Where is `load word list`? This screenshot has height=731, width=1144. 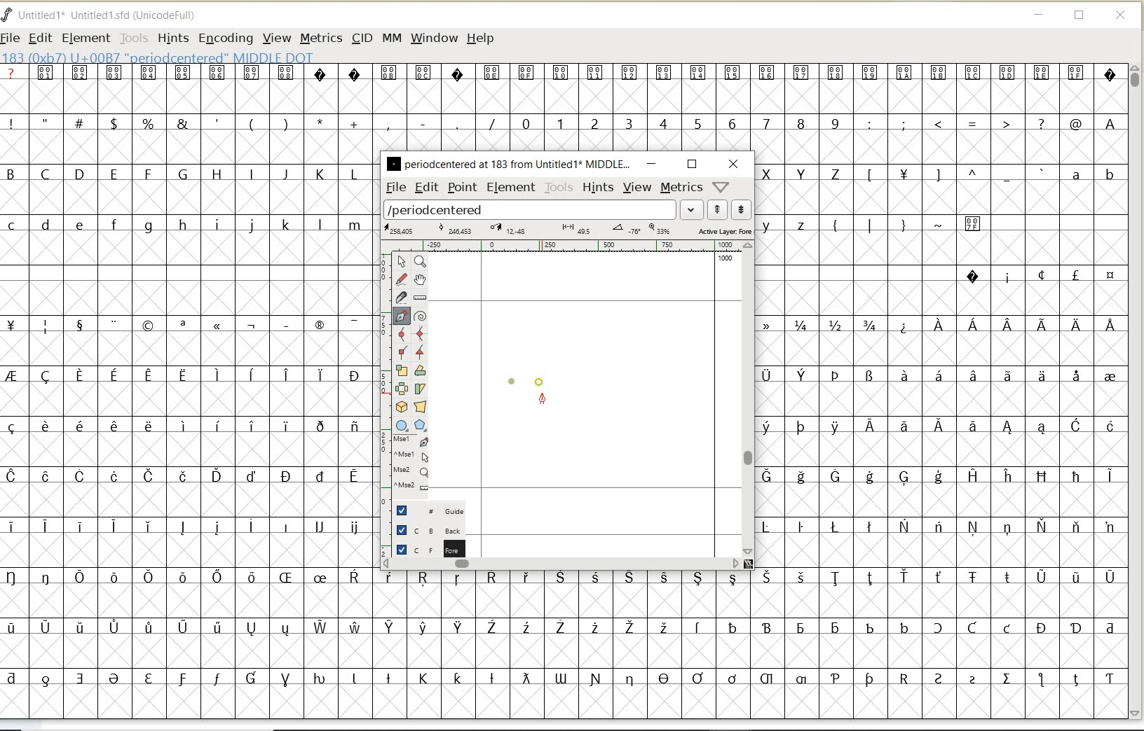
load word list is located at coordinates (531, 210).